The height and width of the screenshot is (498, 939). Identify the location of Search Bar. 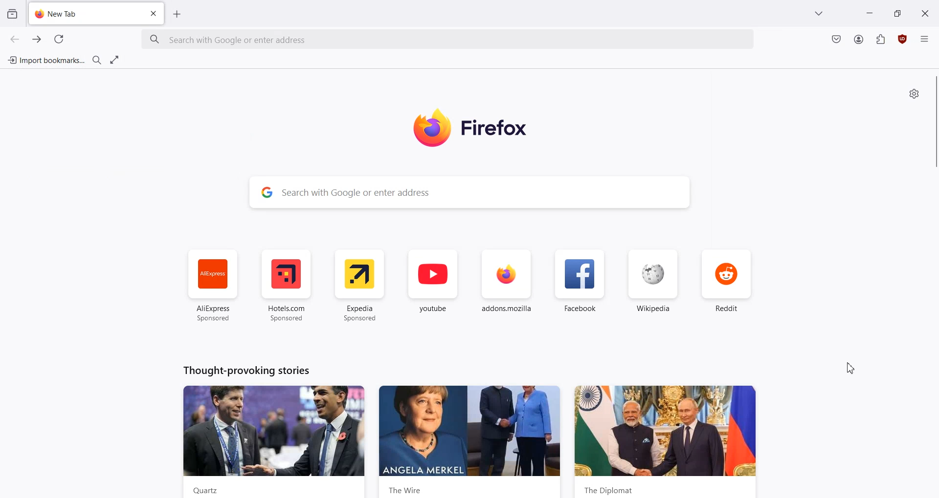
(470, 192).